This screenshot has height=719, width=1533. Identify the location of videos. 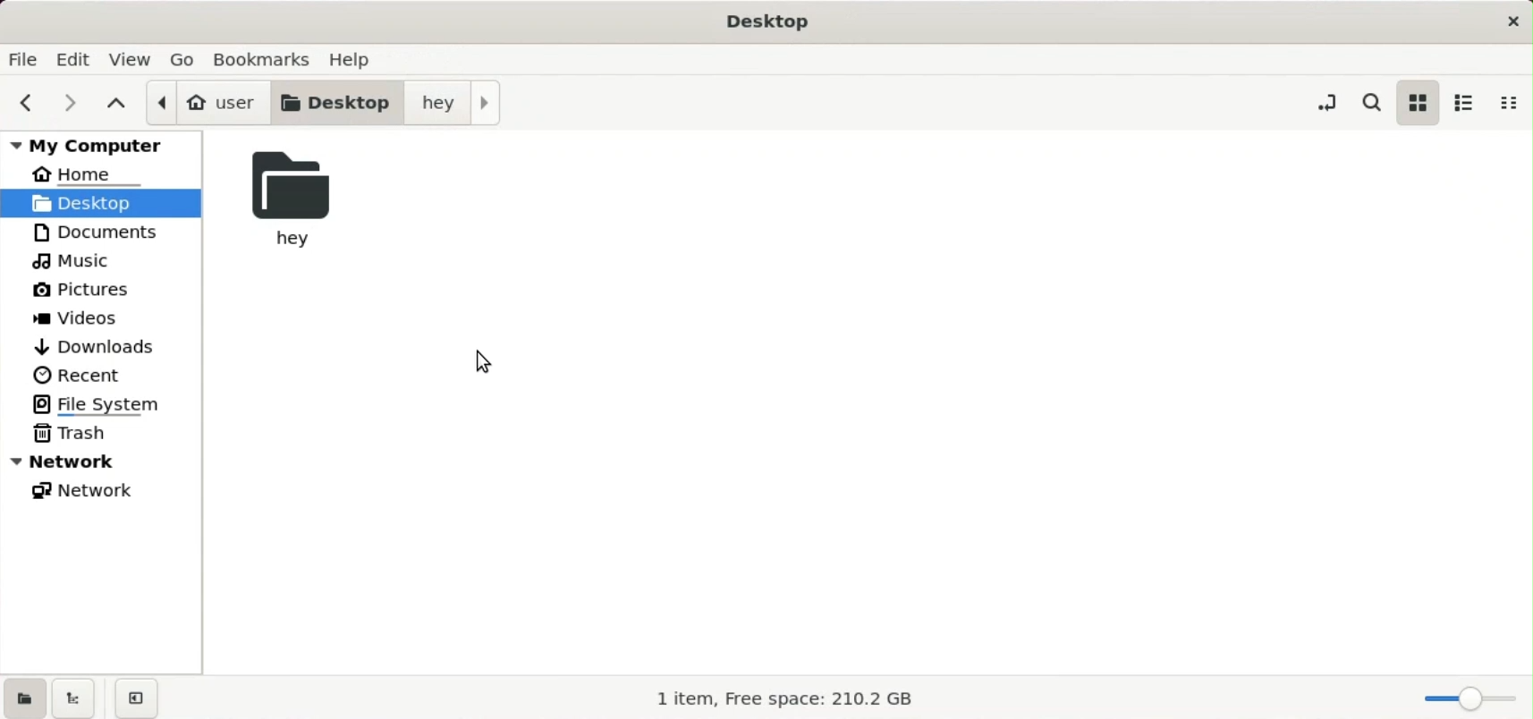
(81, 317).